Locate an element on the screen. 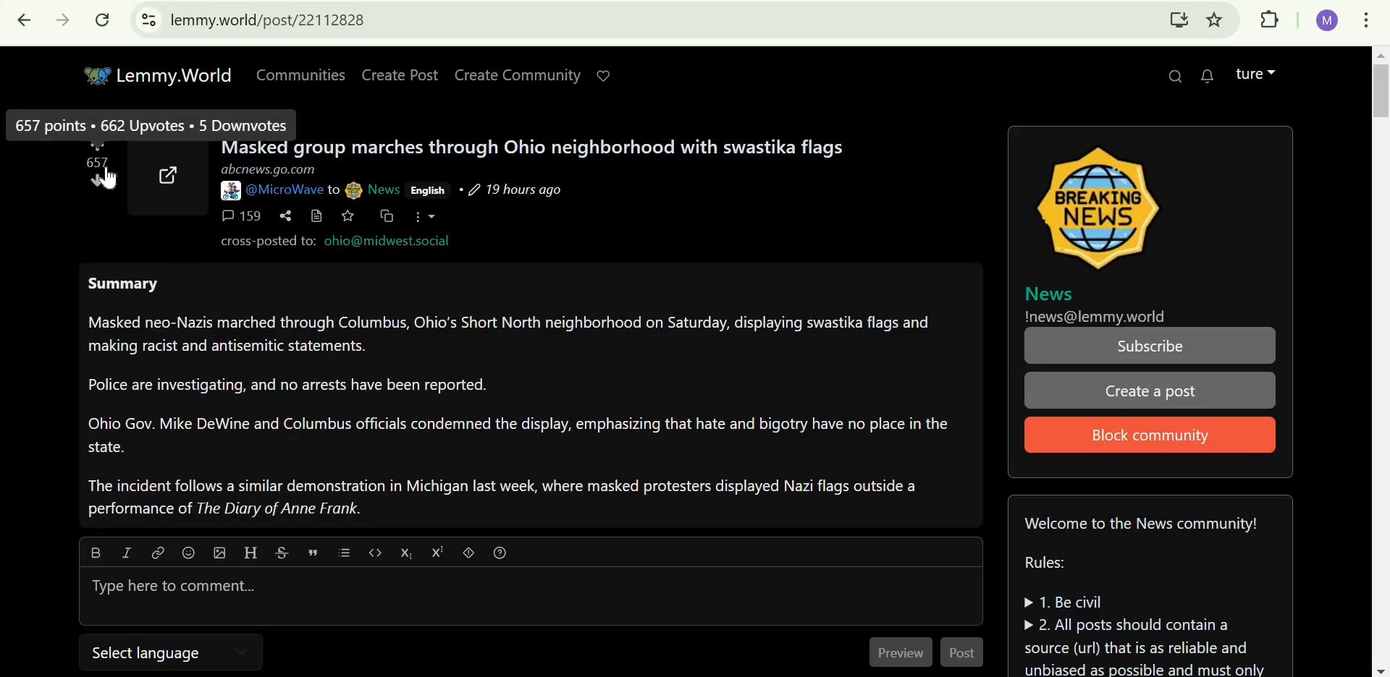 This screenshot has height=677, width=1390. customize and control google chrome is located at coordinates (1372, 20).